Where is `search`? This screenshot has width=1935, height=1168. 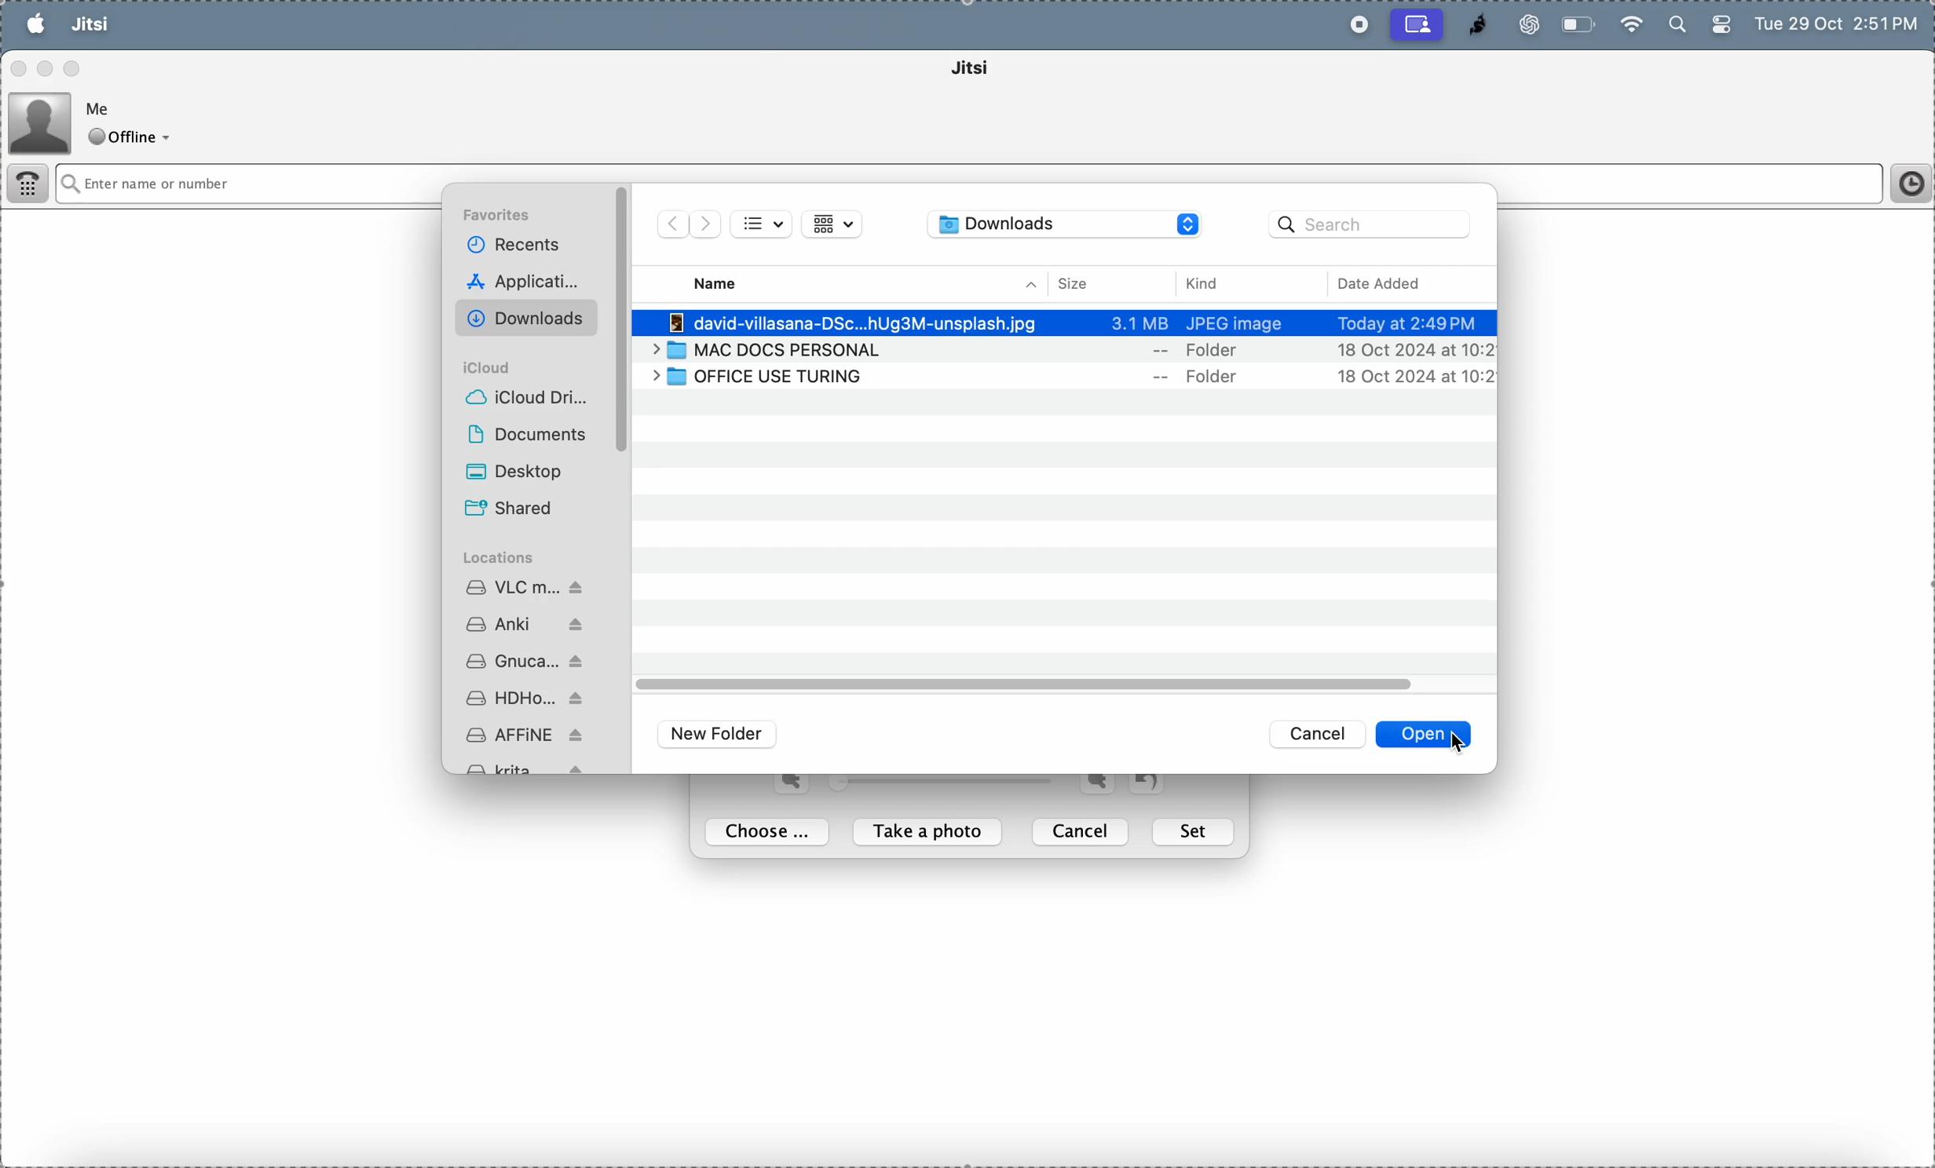
search is located at coordinates (1372, 226).